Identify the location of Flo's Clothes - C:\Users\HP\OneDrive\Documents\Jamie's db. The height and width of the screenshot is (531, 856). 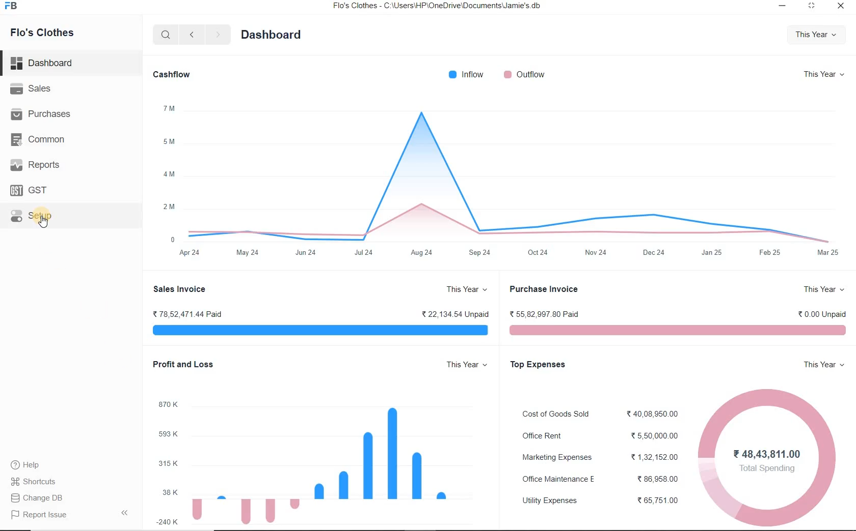
(440, 6).